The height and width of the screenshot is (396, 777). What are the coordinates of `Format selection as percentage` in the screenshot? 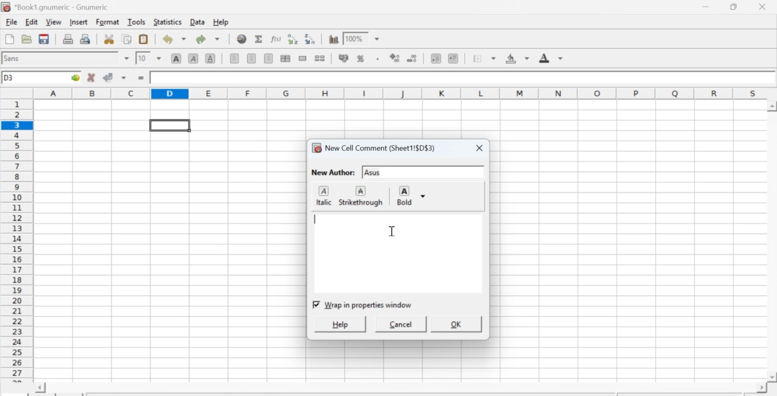 It's located at (361, 58).